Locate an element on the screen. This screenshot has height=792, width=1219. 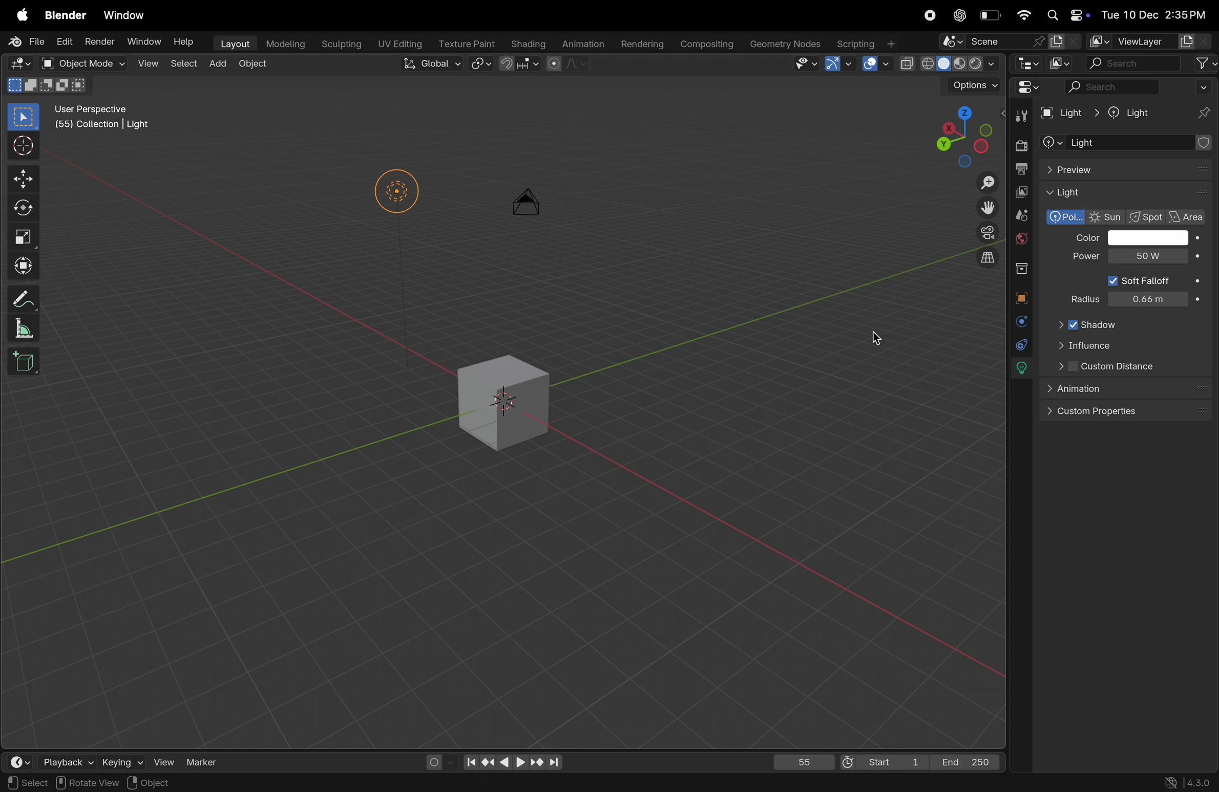
cursor is located at coordinates (879, 339).